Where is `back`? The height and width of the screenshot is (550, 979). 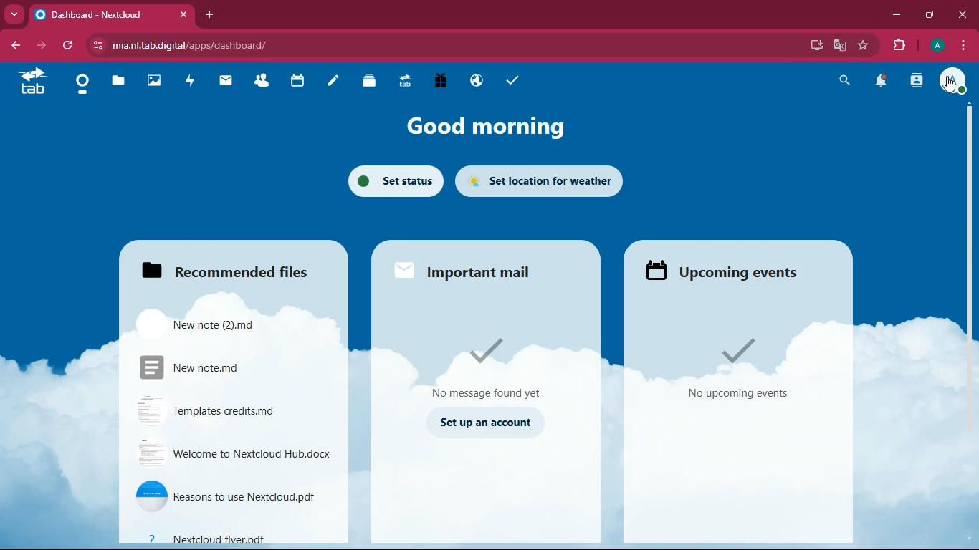
back is located at coordinates (16, 46).